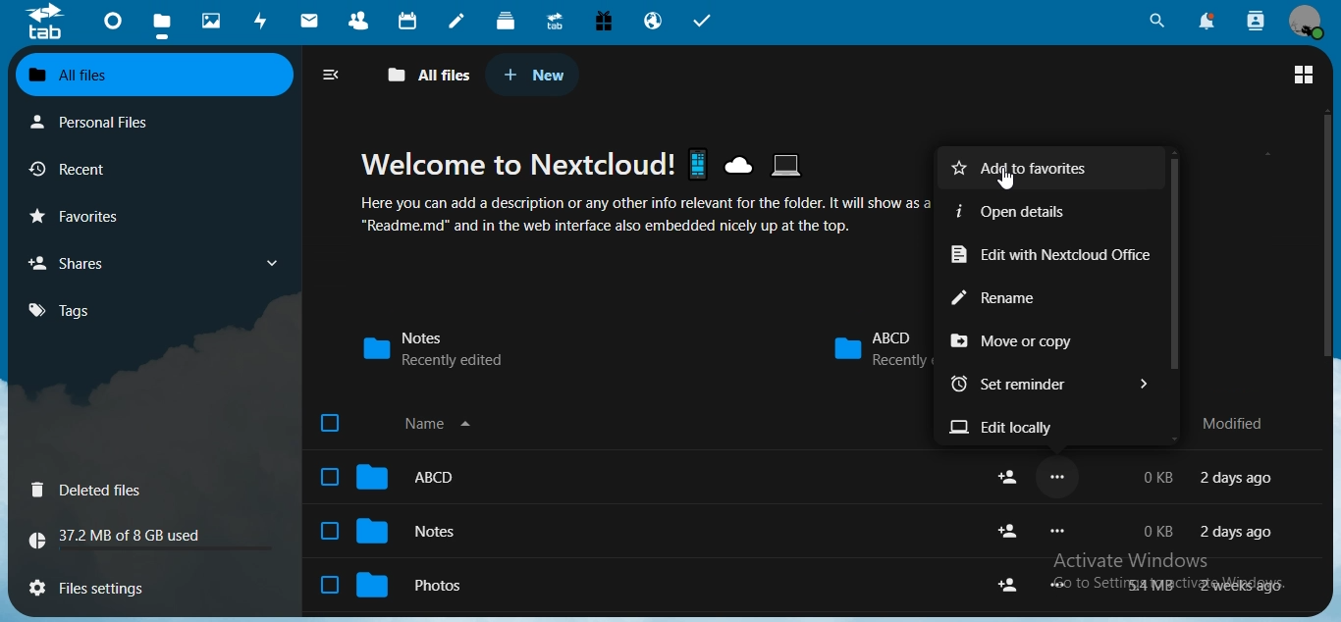 This screenshot has height=622, width=1341. I want to click on Mouse Cursor, so click(1005, 178).